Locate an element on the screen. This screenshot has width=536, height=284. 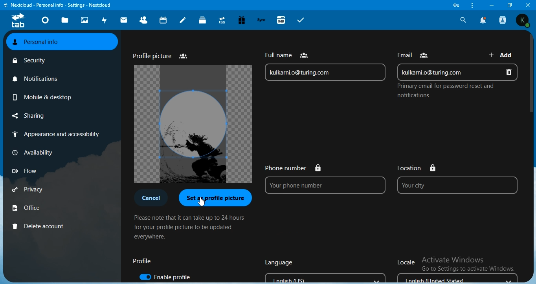
security is located at coordinates (30, 61).